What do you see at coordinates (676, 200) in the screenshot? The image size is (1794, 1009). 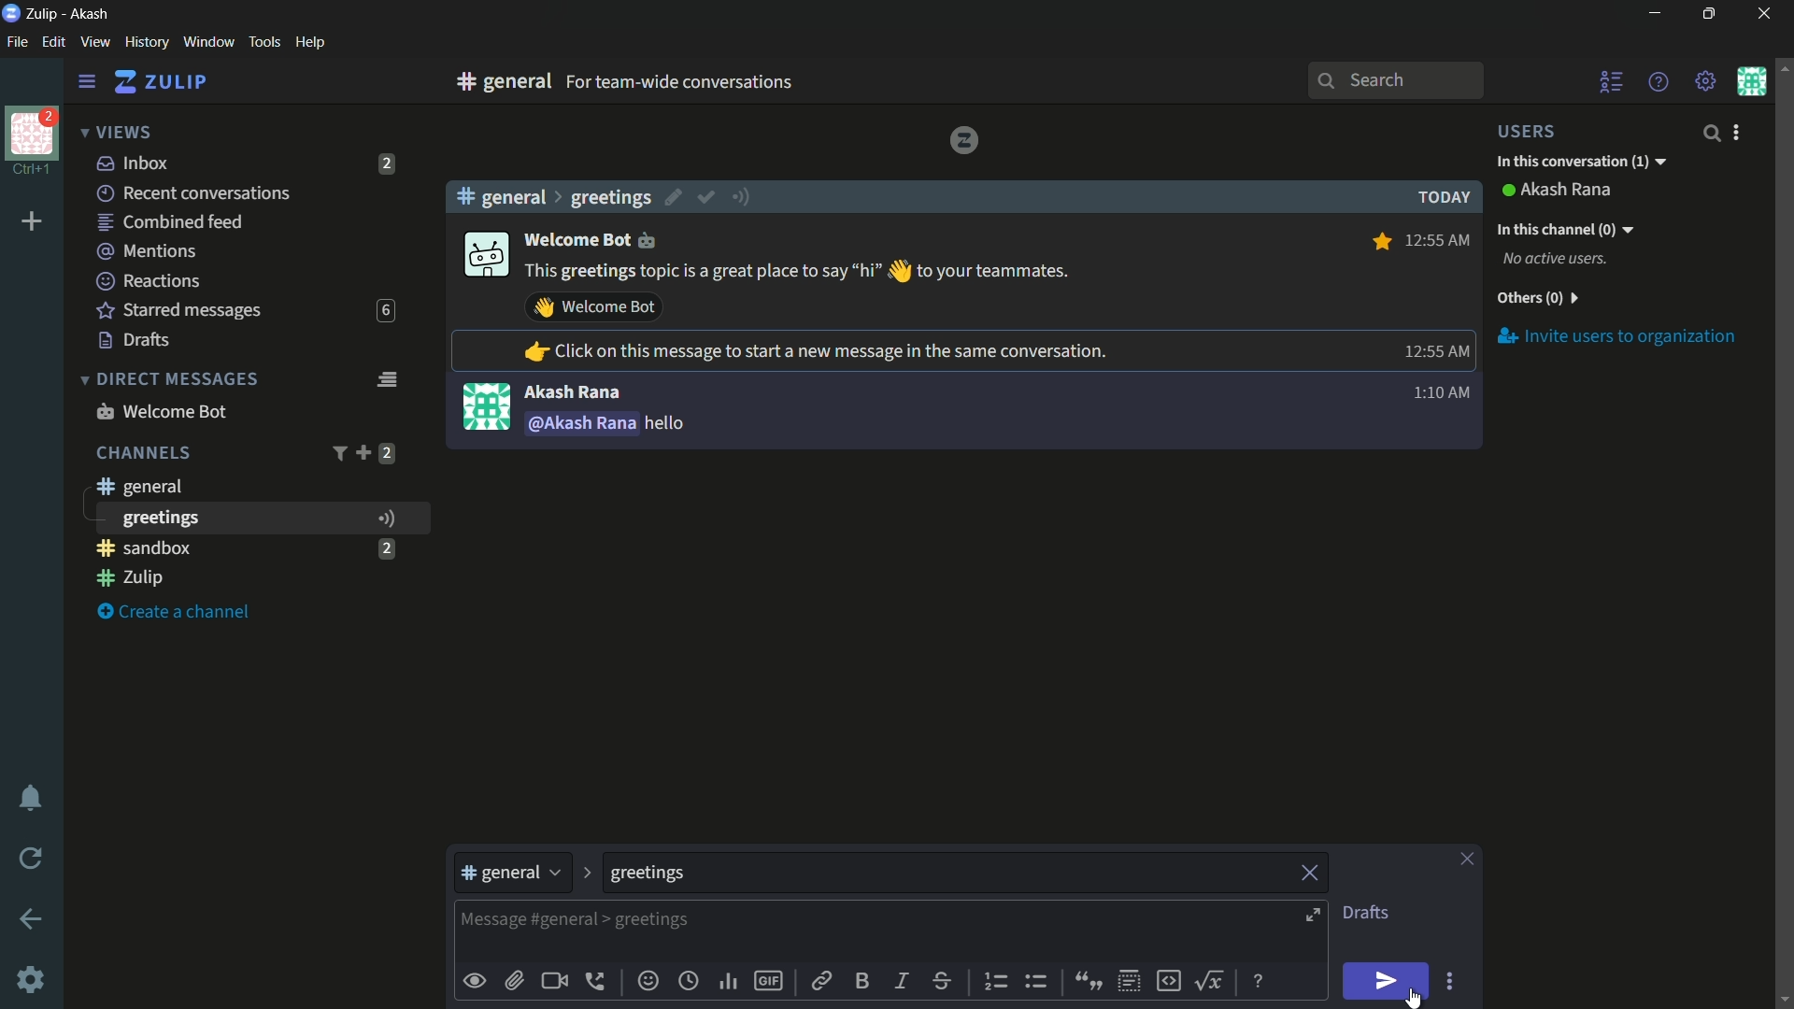 I see `edit topic` at bounding box center [676, 200].